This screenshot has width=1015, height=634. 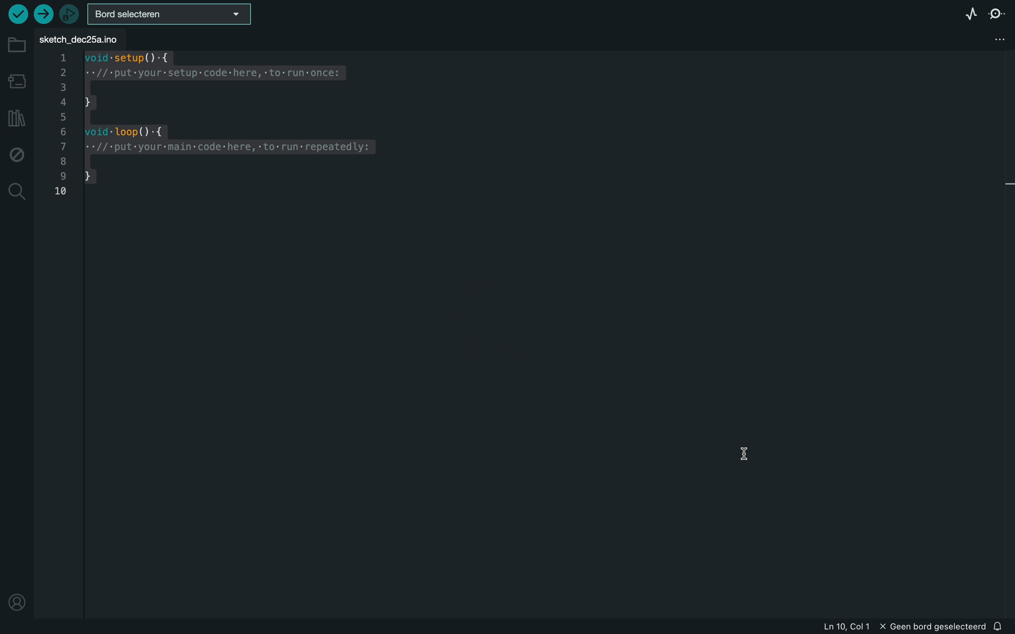 What do you see at coordinates (168, 15) in the screenshot?
I see `bord  selecteren` at bounding box center [168, 15].